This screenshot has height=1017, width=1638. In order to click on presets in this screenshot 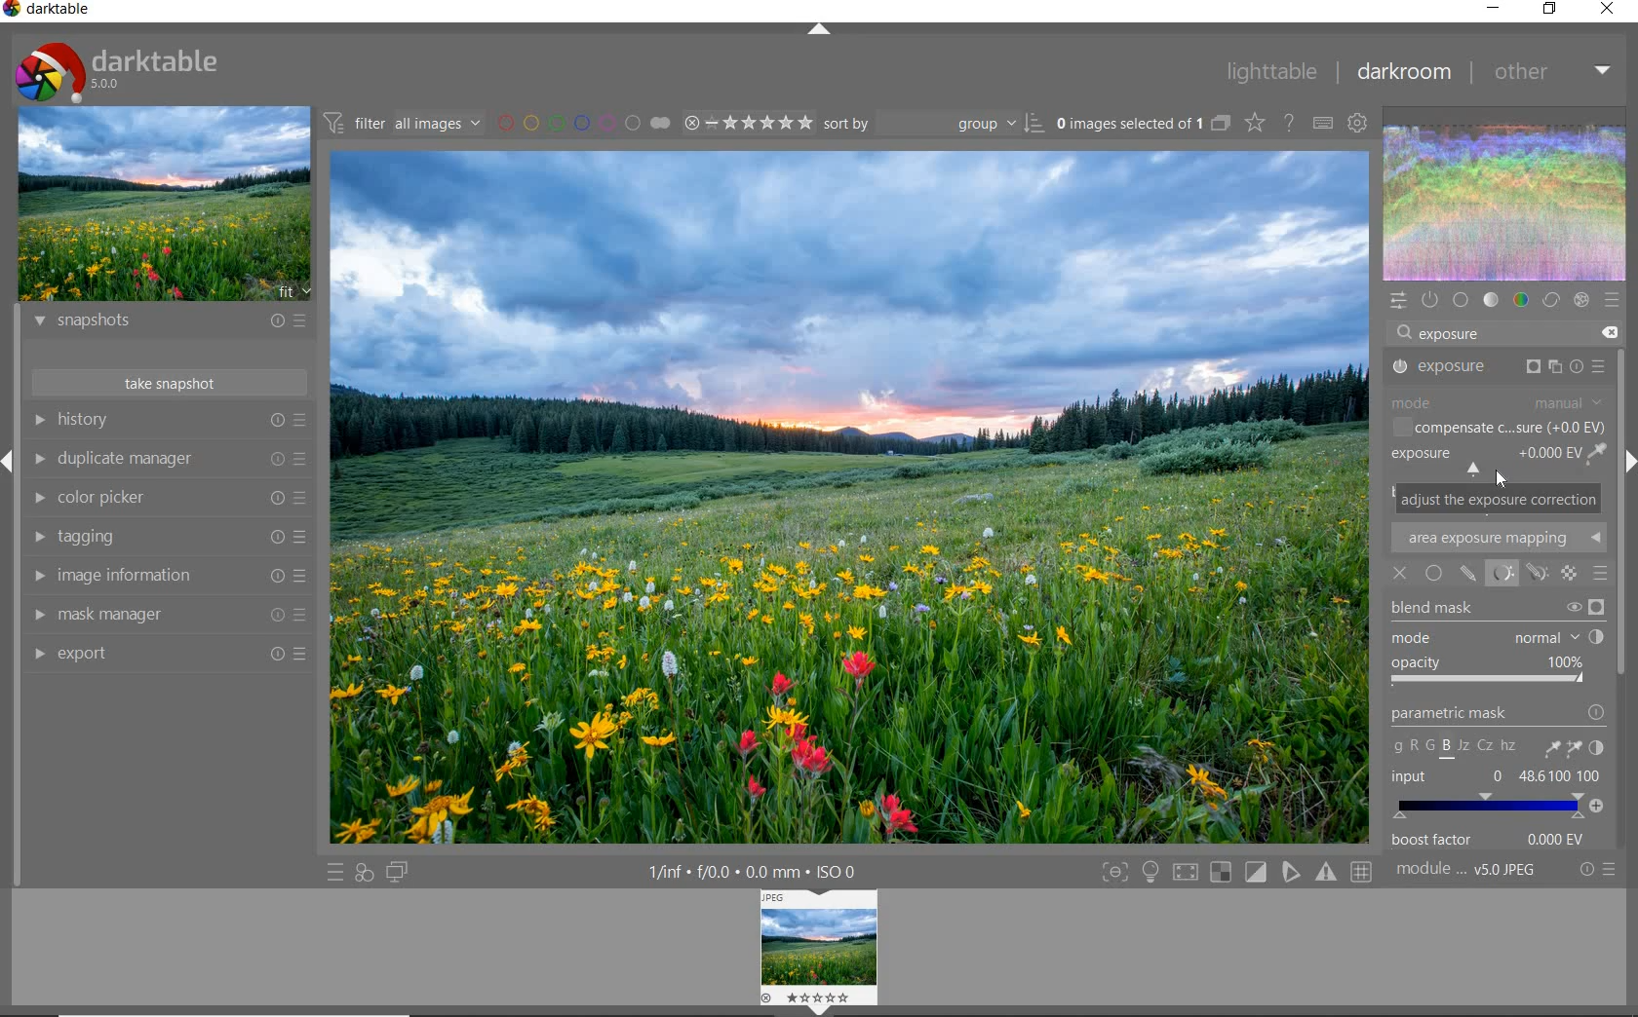, I will do `click(1613, 301)`.